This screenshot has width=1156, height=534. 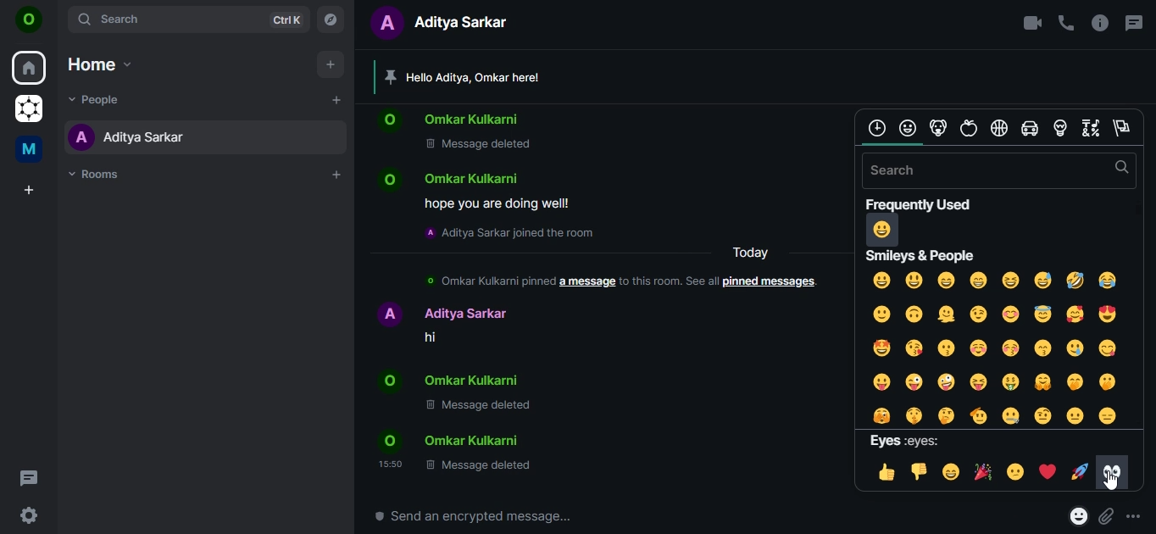 What do you see at coordinates (998, 126) in the screenshot?
I see `sports` at bounding box center [998, 126].